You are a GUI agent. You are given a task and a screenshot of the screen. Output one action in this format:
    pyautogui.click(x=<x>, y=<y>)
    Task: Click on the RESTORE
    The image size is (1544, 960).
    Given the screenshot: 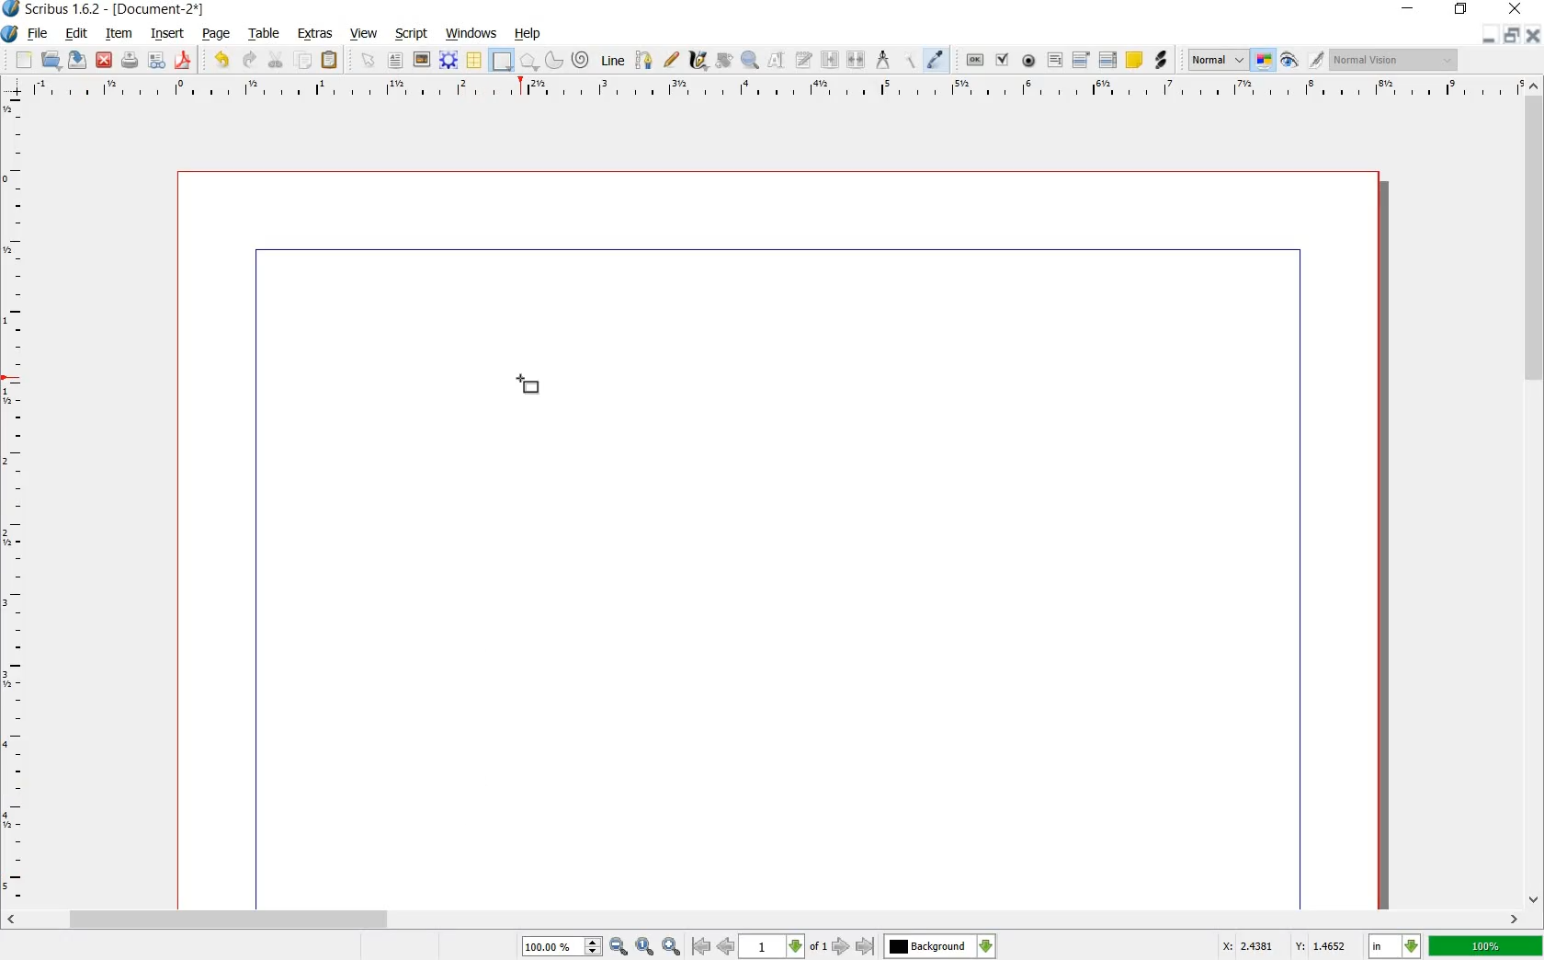 What is the action you would take?
    pyautogui.click(x=1514, y=35)
    